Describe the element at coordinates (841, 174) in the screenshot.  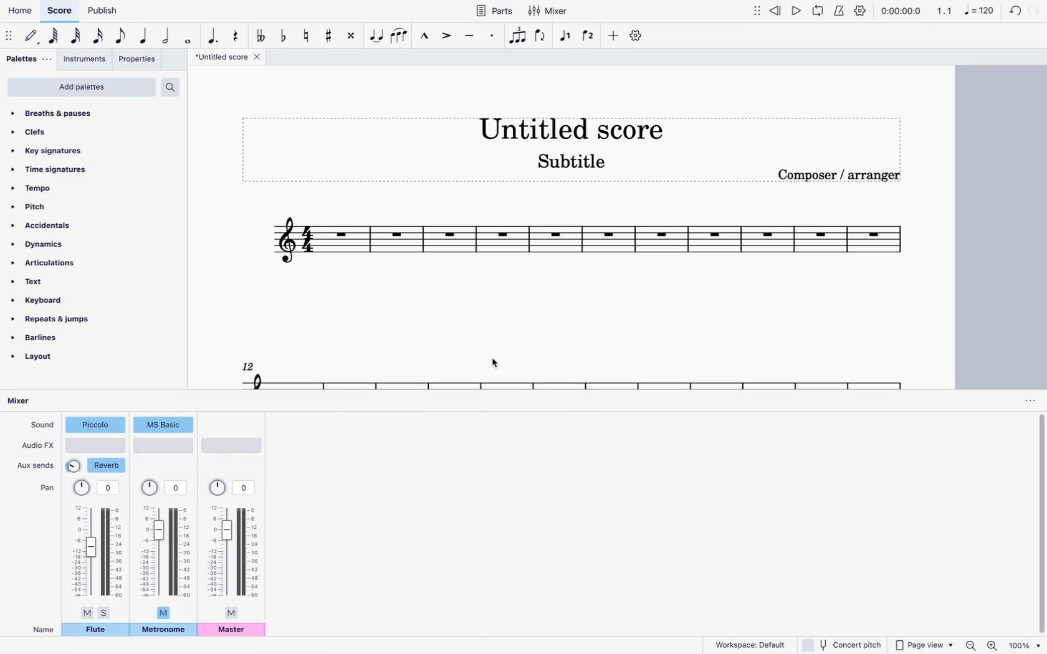
I see `composer / arranger` at that location.